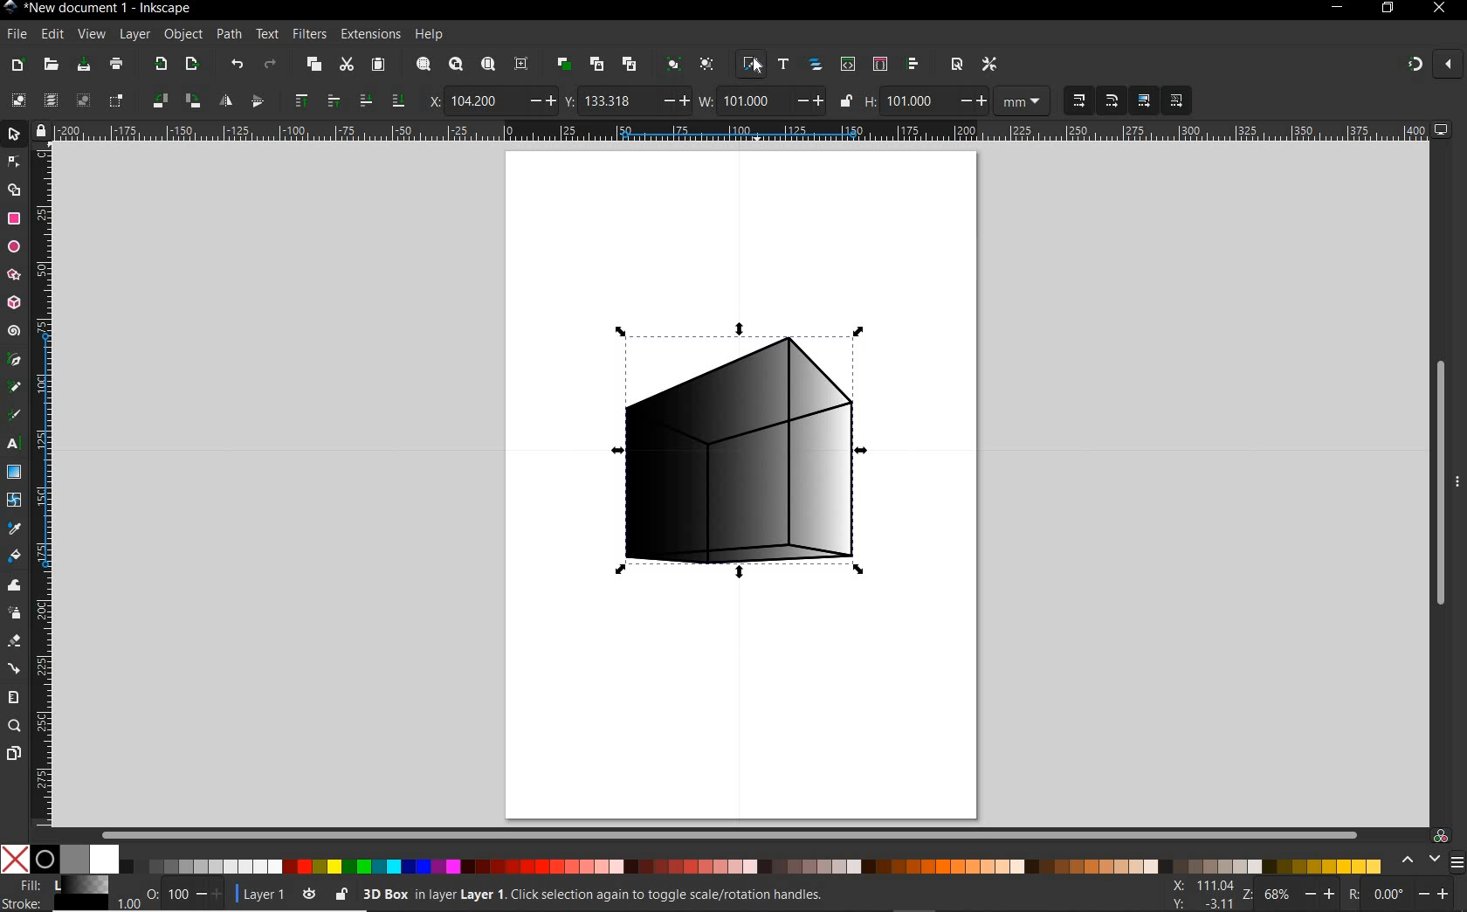  What do you see at coordinates (454, 66) in the screenshot?
I see `ZOOM DRAWING` at bounding box center [454, 66].